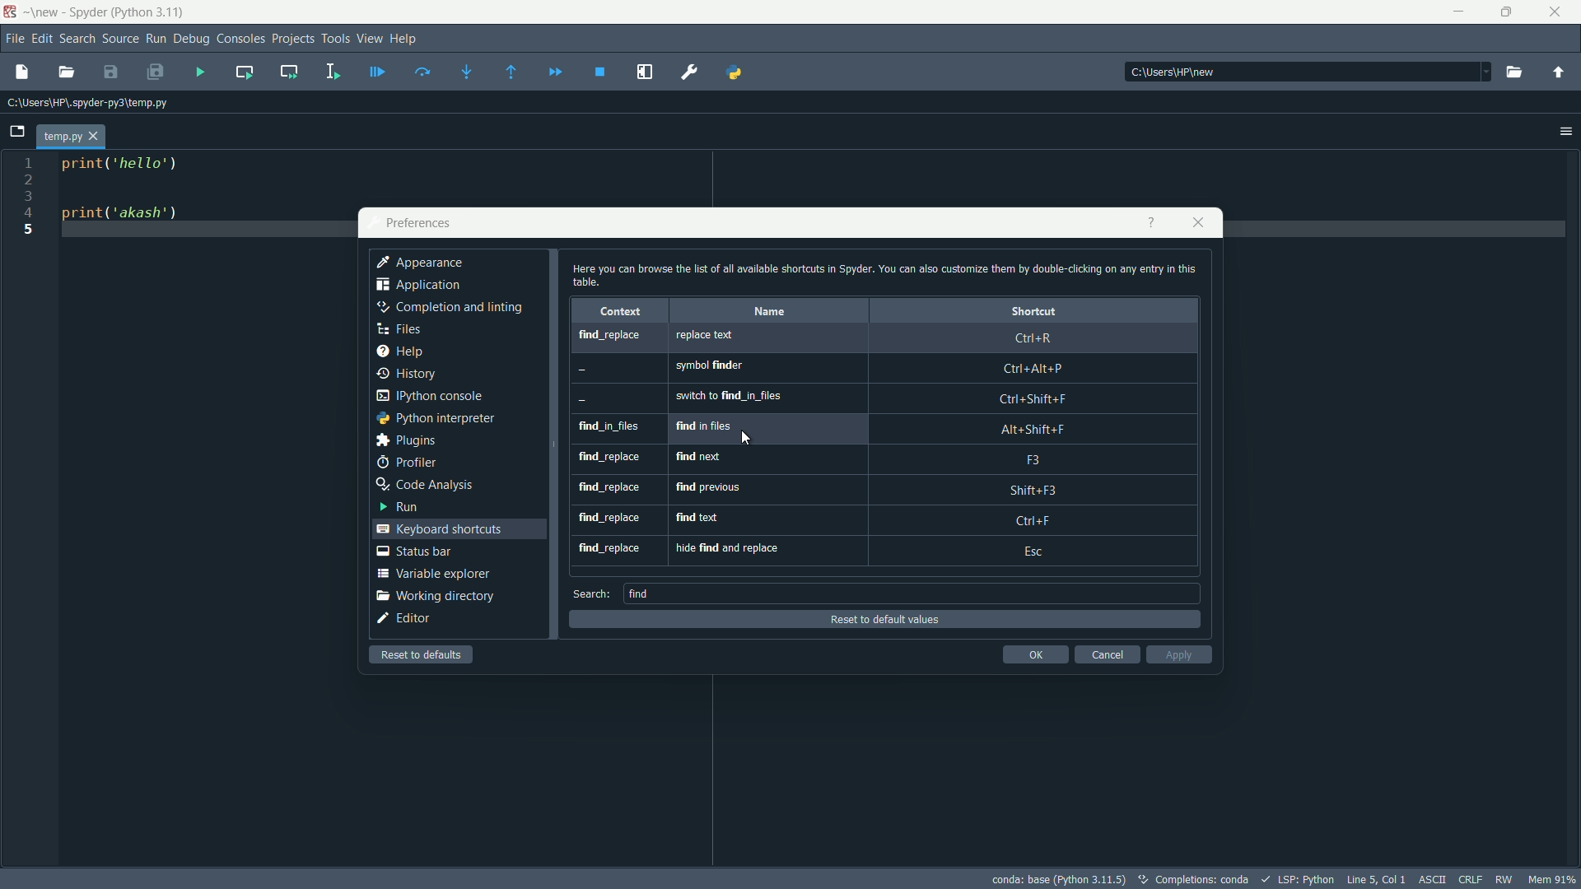 The height and width of the screenshot is (889, 1581). Describe the element at coordinates (557, 72) in the screenshot. I see `continue execution until next breakpoint` at that location.